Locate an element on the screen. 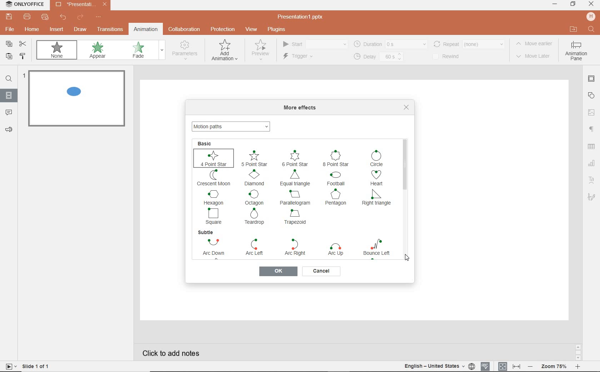 The image size is (600, 372). BASIC is located at coordinates (206, 143).